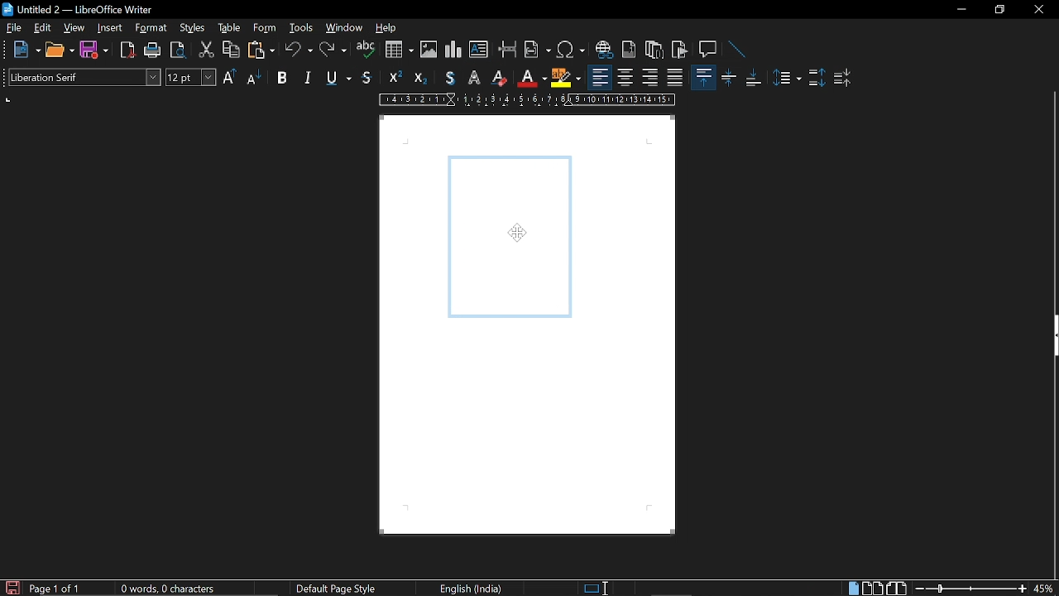 Image resolution: width=1059 pixels, height=596 pixels. I want to click on insert footnote, so click(630, 50).